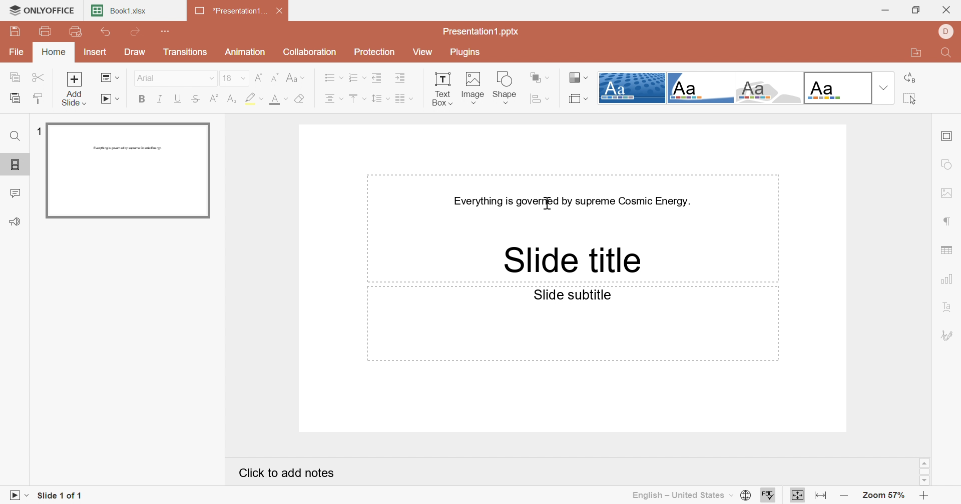 Image resolution: width=961 pixels, height=504 pixels. Describe the element at coordinates (376, 75) in the screenshot. I see `Decrease Indent` at that location.